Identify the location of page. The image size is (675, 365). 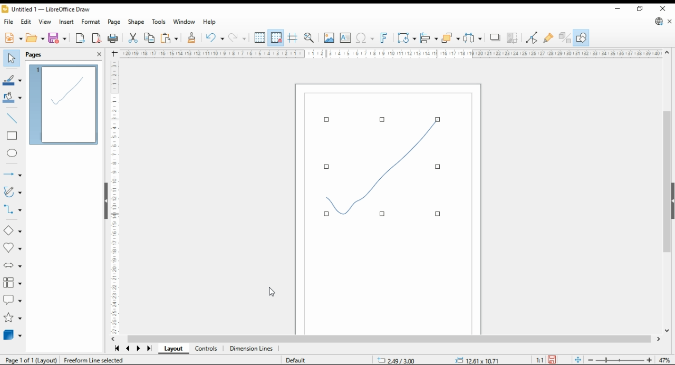
(114, 22).